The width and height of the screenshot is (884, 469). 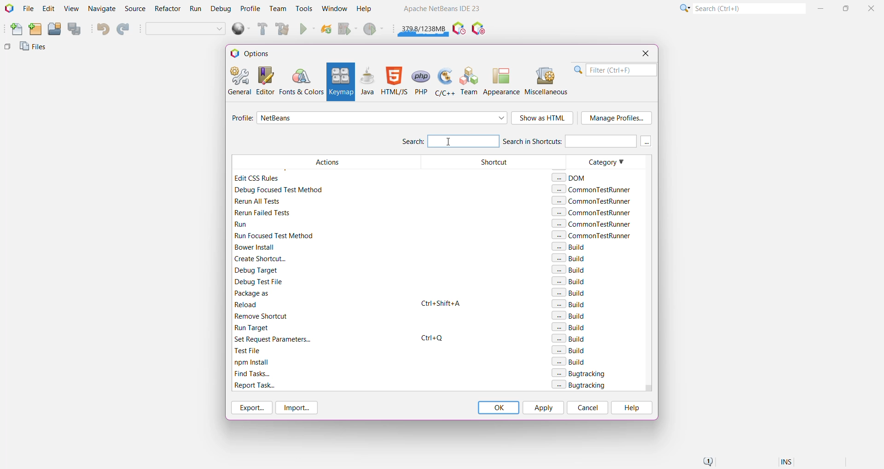 I want to click on C/C++, so click(x=444, y=81).